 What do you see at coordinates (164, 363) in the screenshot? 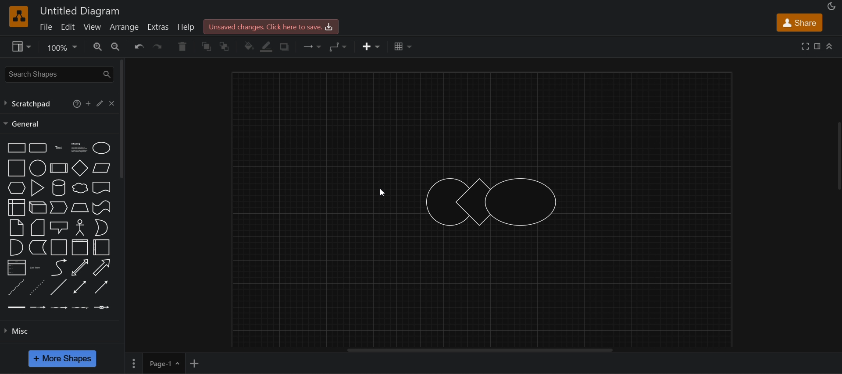
I see `page 1` at bounding box center [164, 363].